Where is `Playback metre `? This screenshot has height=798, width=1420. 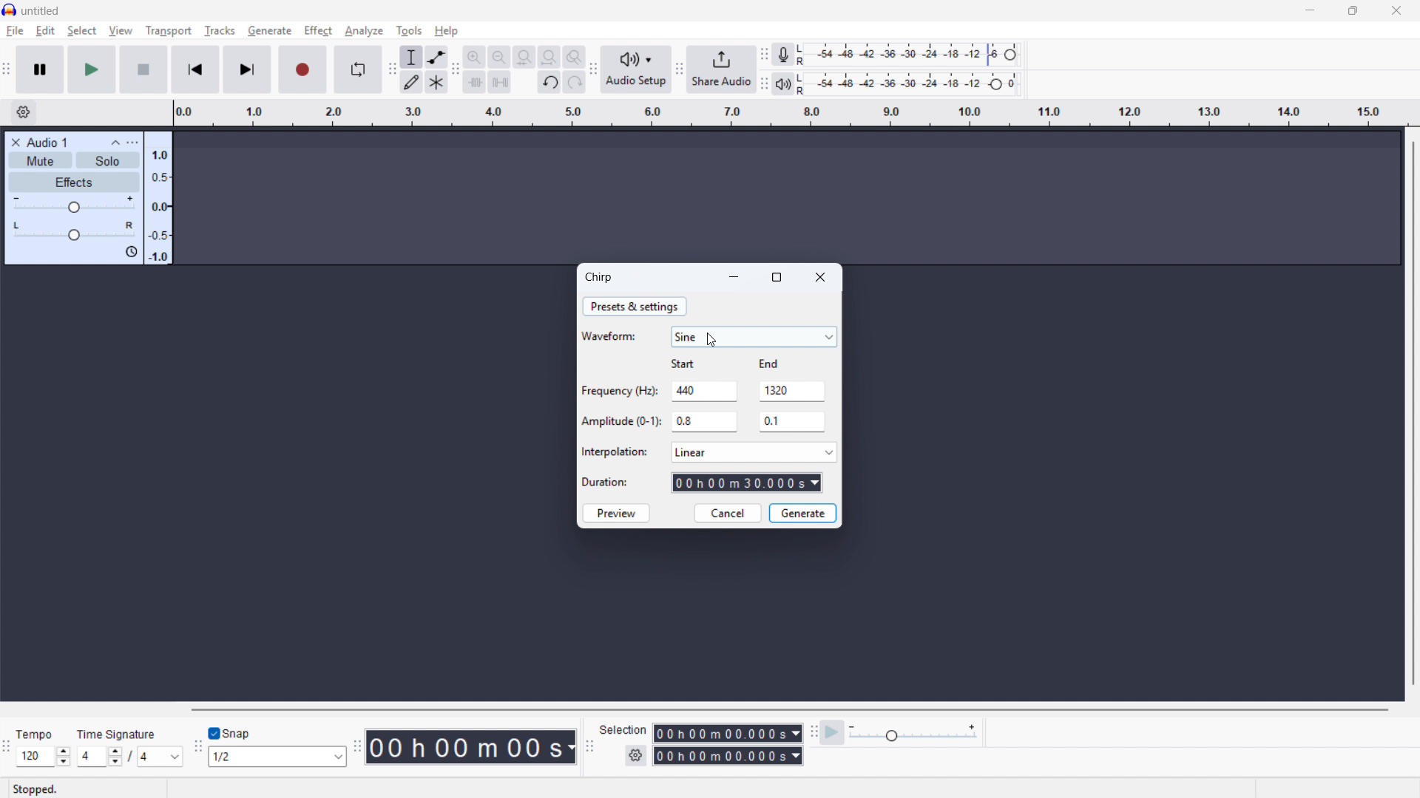
Playback metre  is located at coordinates (783, 83).